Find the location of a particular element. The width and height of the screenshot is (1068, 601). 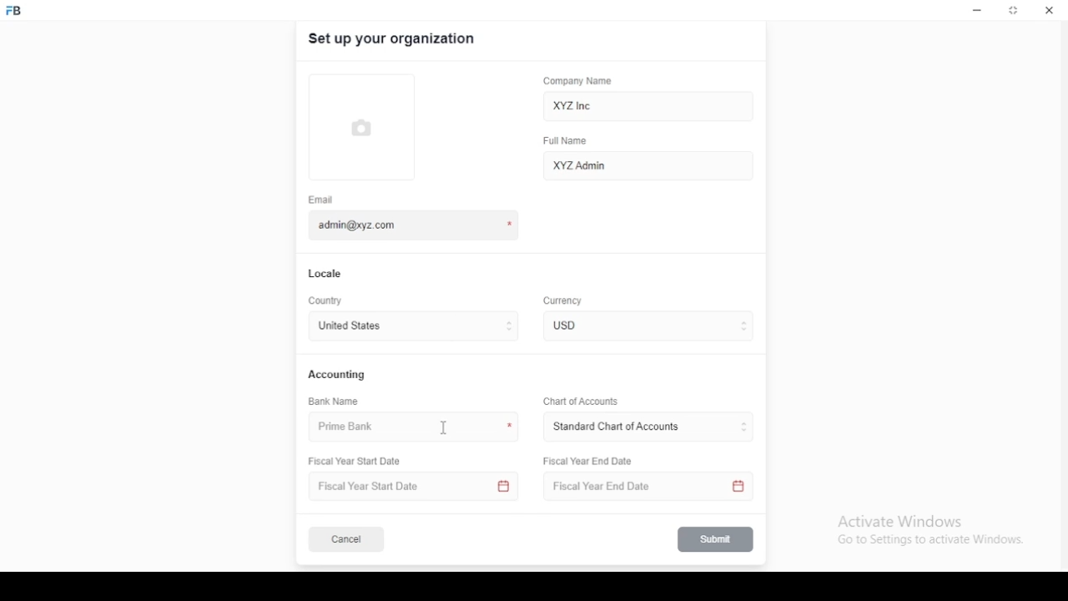

Currency is located at coordinates (563, 301).